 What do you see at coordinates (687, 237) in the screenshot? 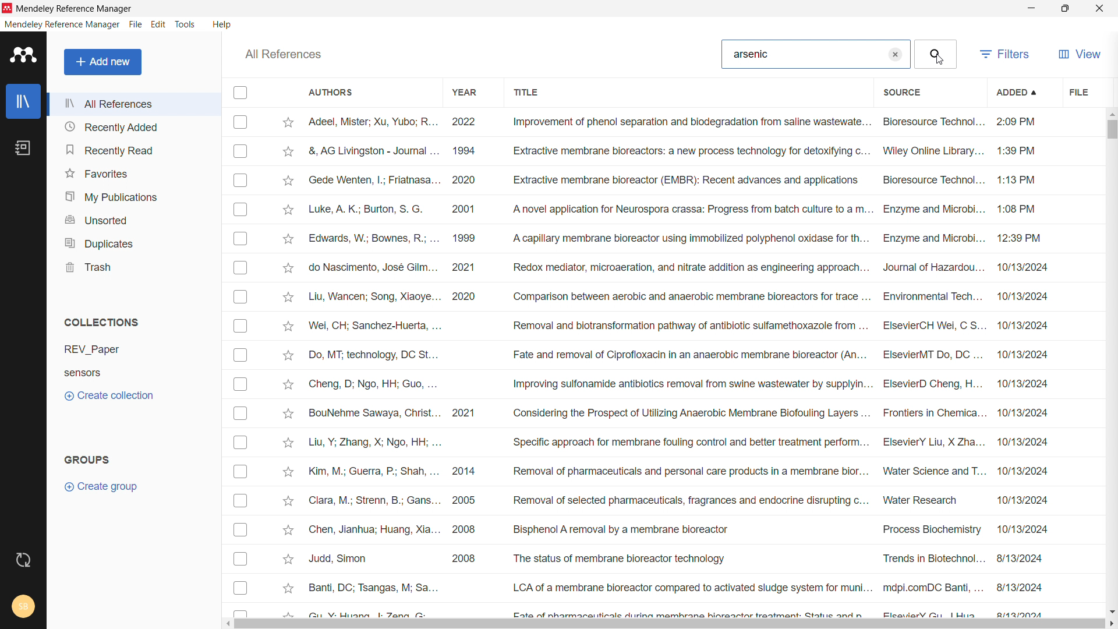
I see `Edwards, W.; Bownes, R.; ... 1999 A capillary membrane bioreactor using immobilized polyphenol oxidase for th... Enzyme and Microbi... 12:39 PM` at bounding box center [687, 237].